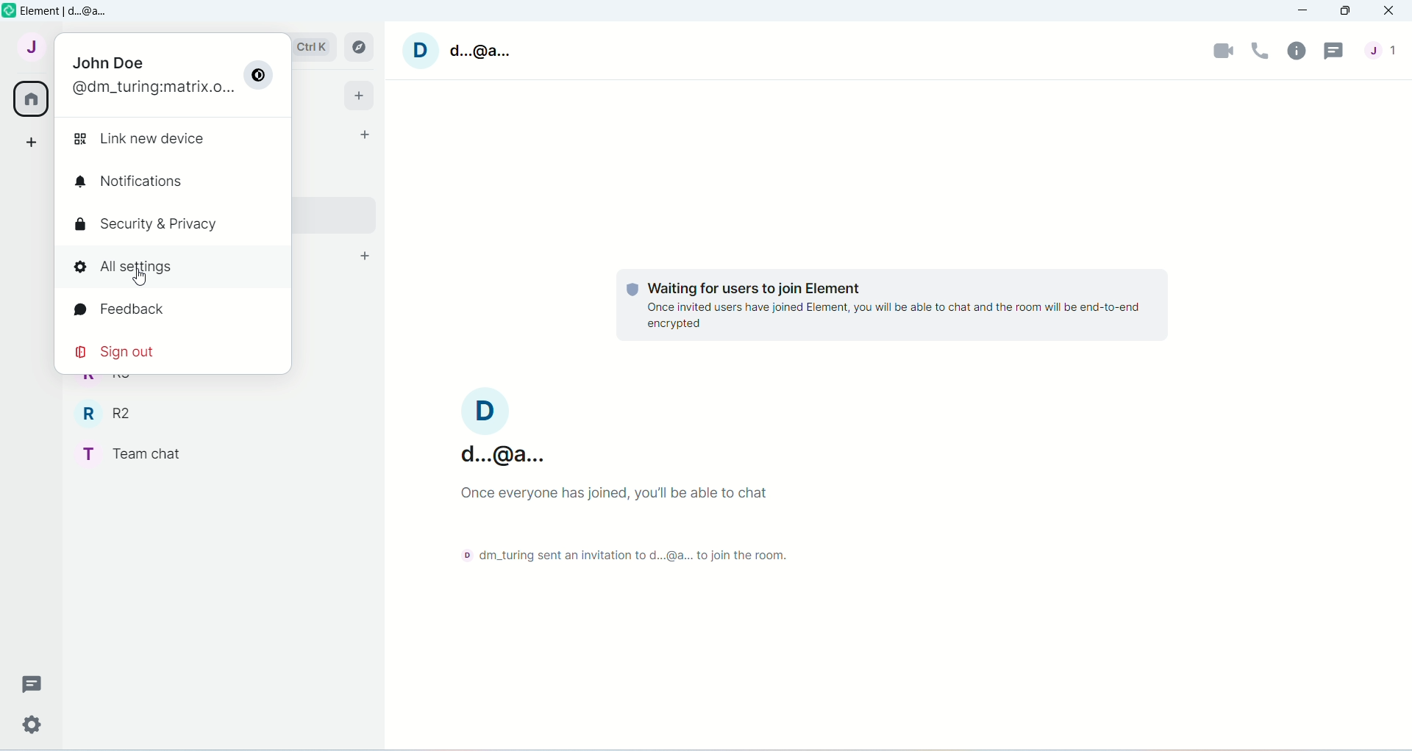 This screenshot has width=1412, height=751. I want to click on Threads, so click(1336, 53).